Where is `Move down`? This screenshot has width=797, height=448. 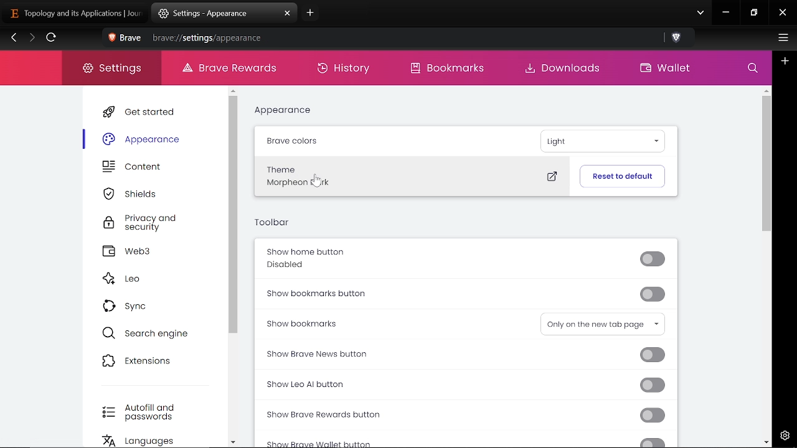
Move down is located at coordinates (233, 442).